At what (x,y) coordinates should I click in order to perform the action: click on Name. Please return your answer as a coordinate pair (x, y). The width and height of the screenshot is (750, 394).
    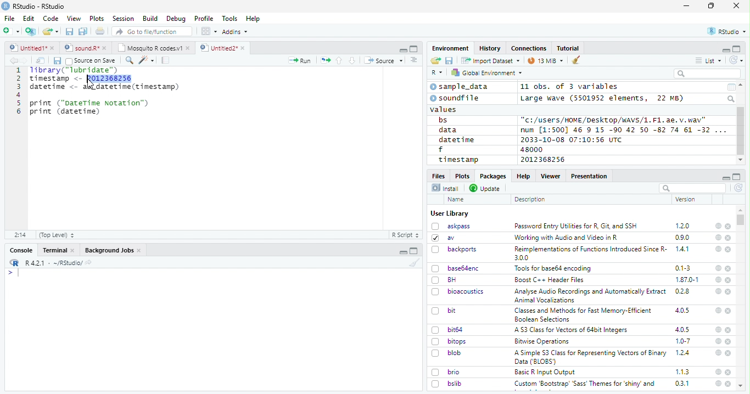
    Looking at the image, I should click on (457, 200).